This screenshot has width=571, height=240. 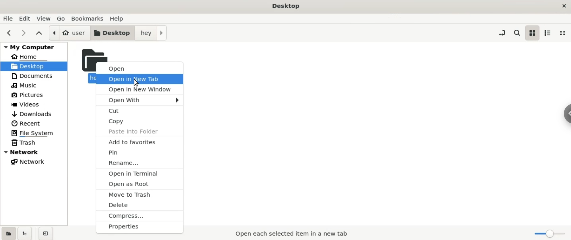 What do you see at coordinates (517, 33) in the screenshot?
I see `search` at bounding box center [517, 33].